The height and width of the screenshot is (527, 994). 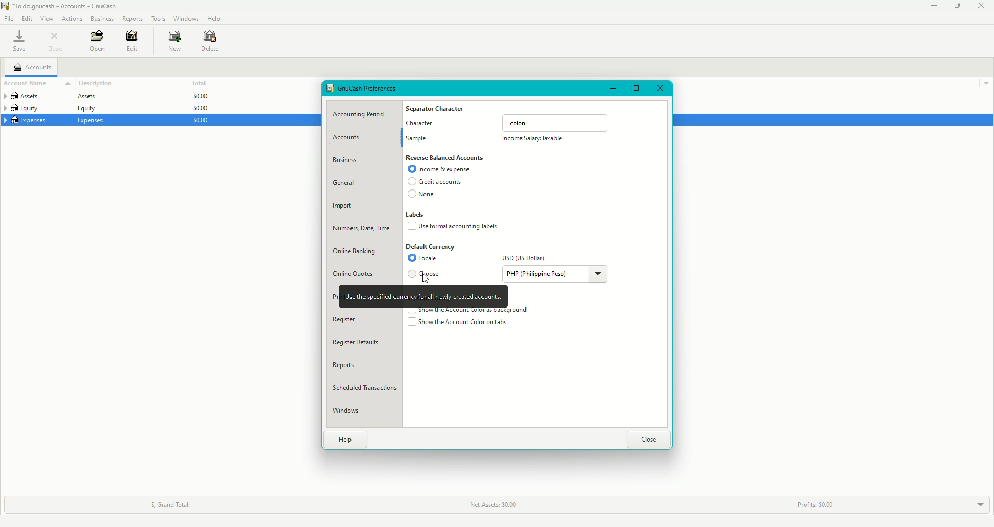 I want to click on Business, so click(x=102, y=18).